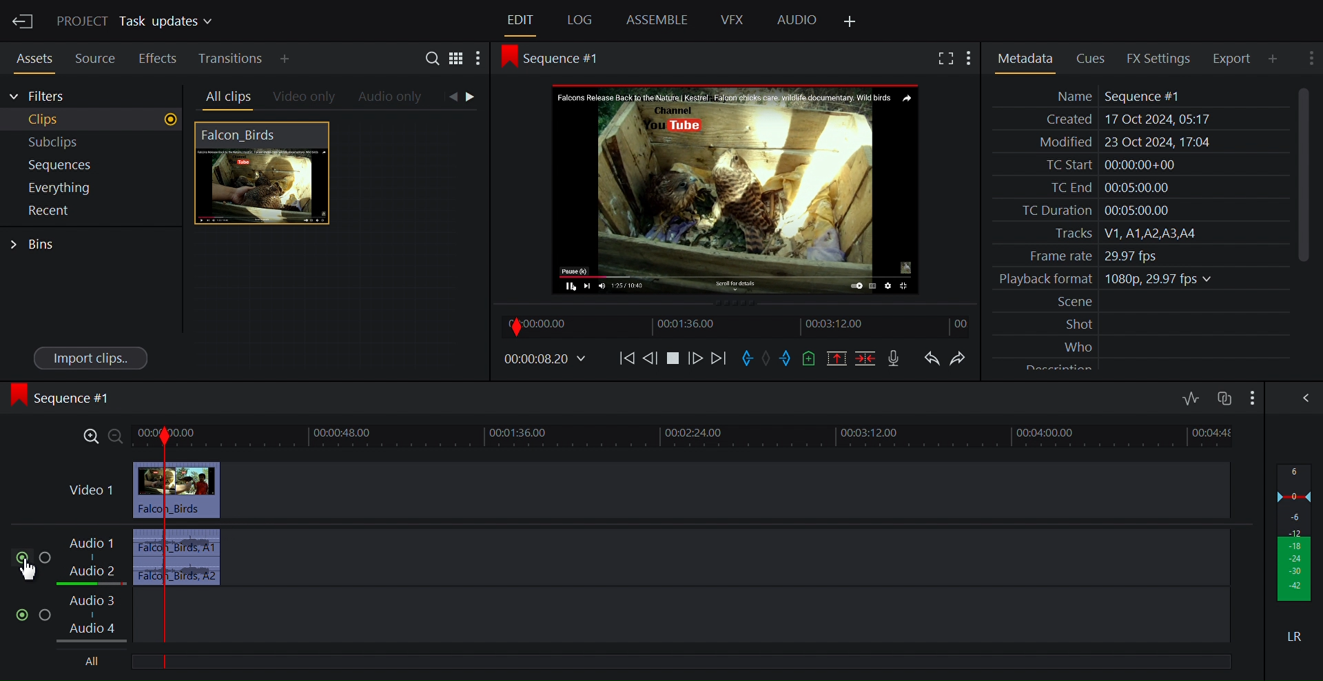 The height and width of the screenshot is (681, 1323). I want to click on Show Sequences in the current project, so click(92, 165).